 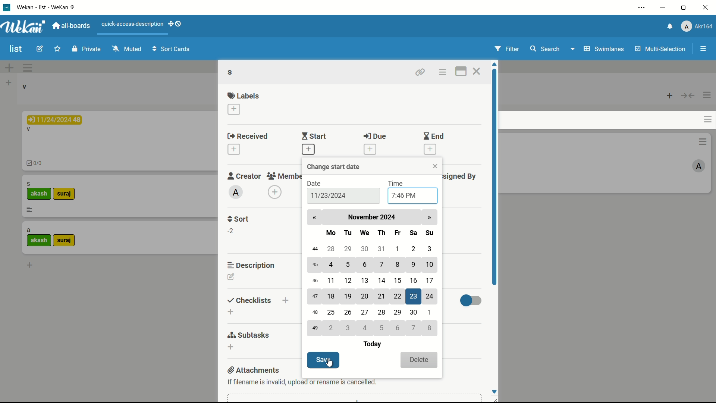 I want to click on add card top of list, so click(x=670, y=96).